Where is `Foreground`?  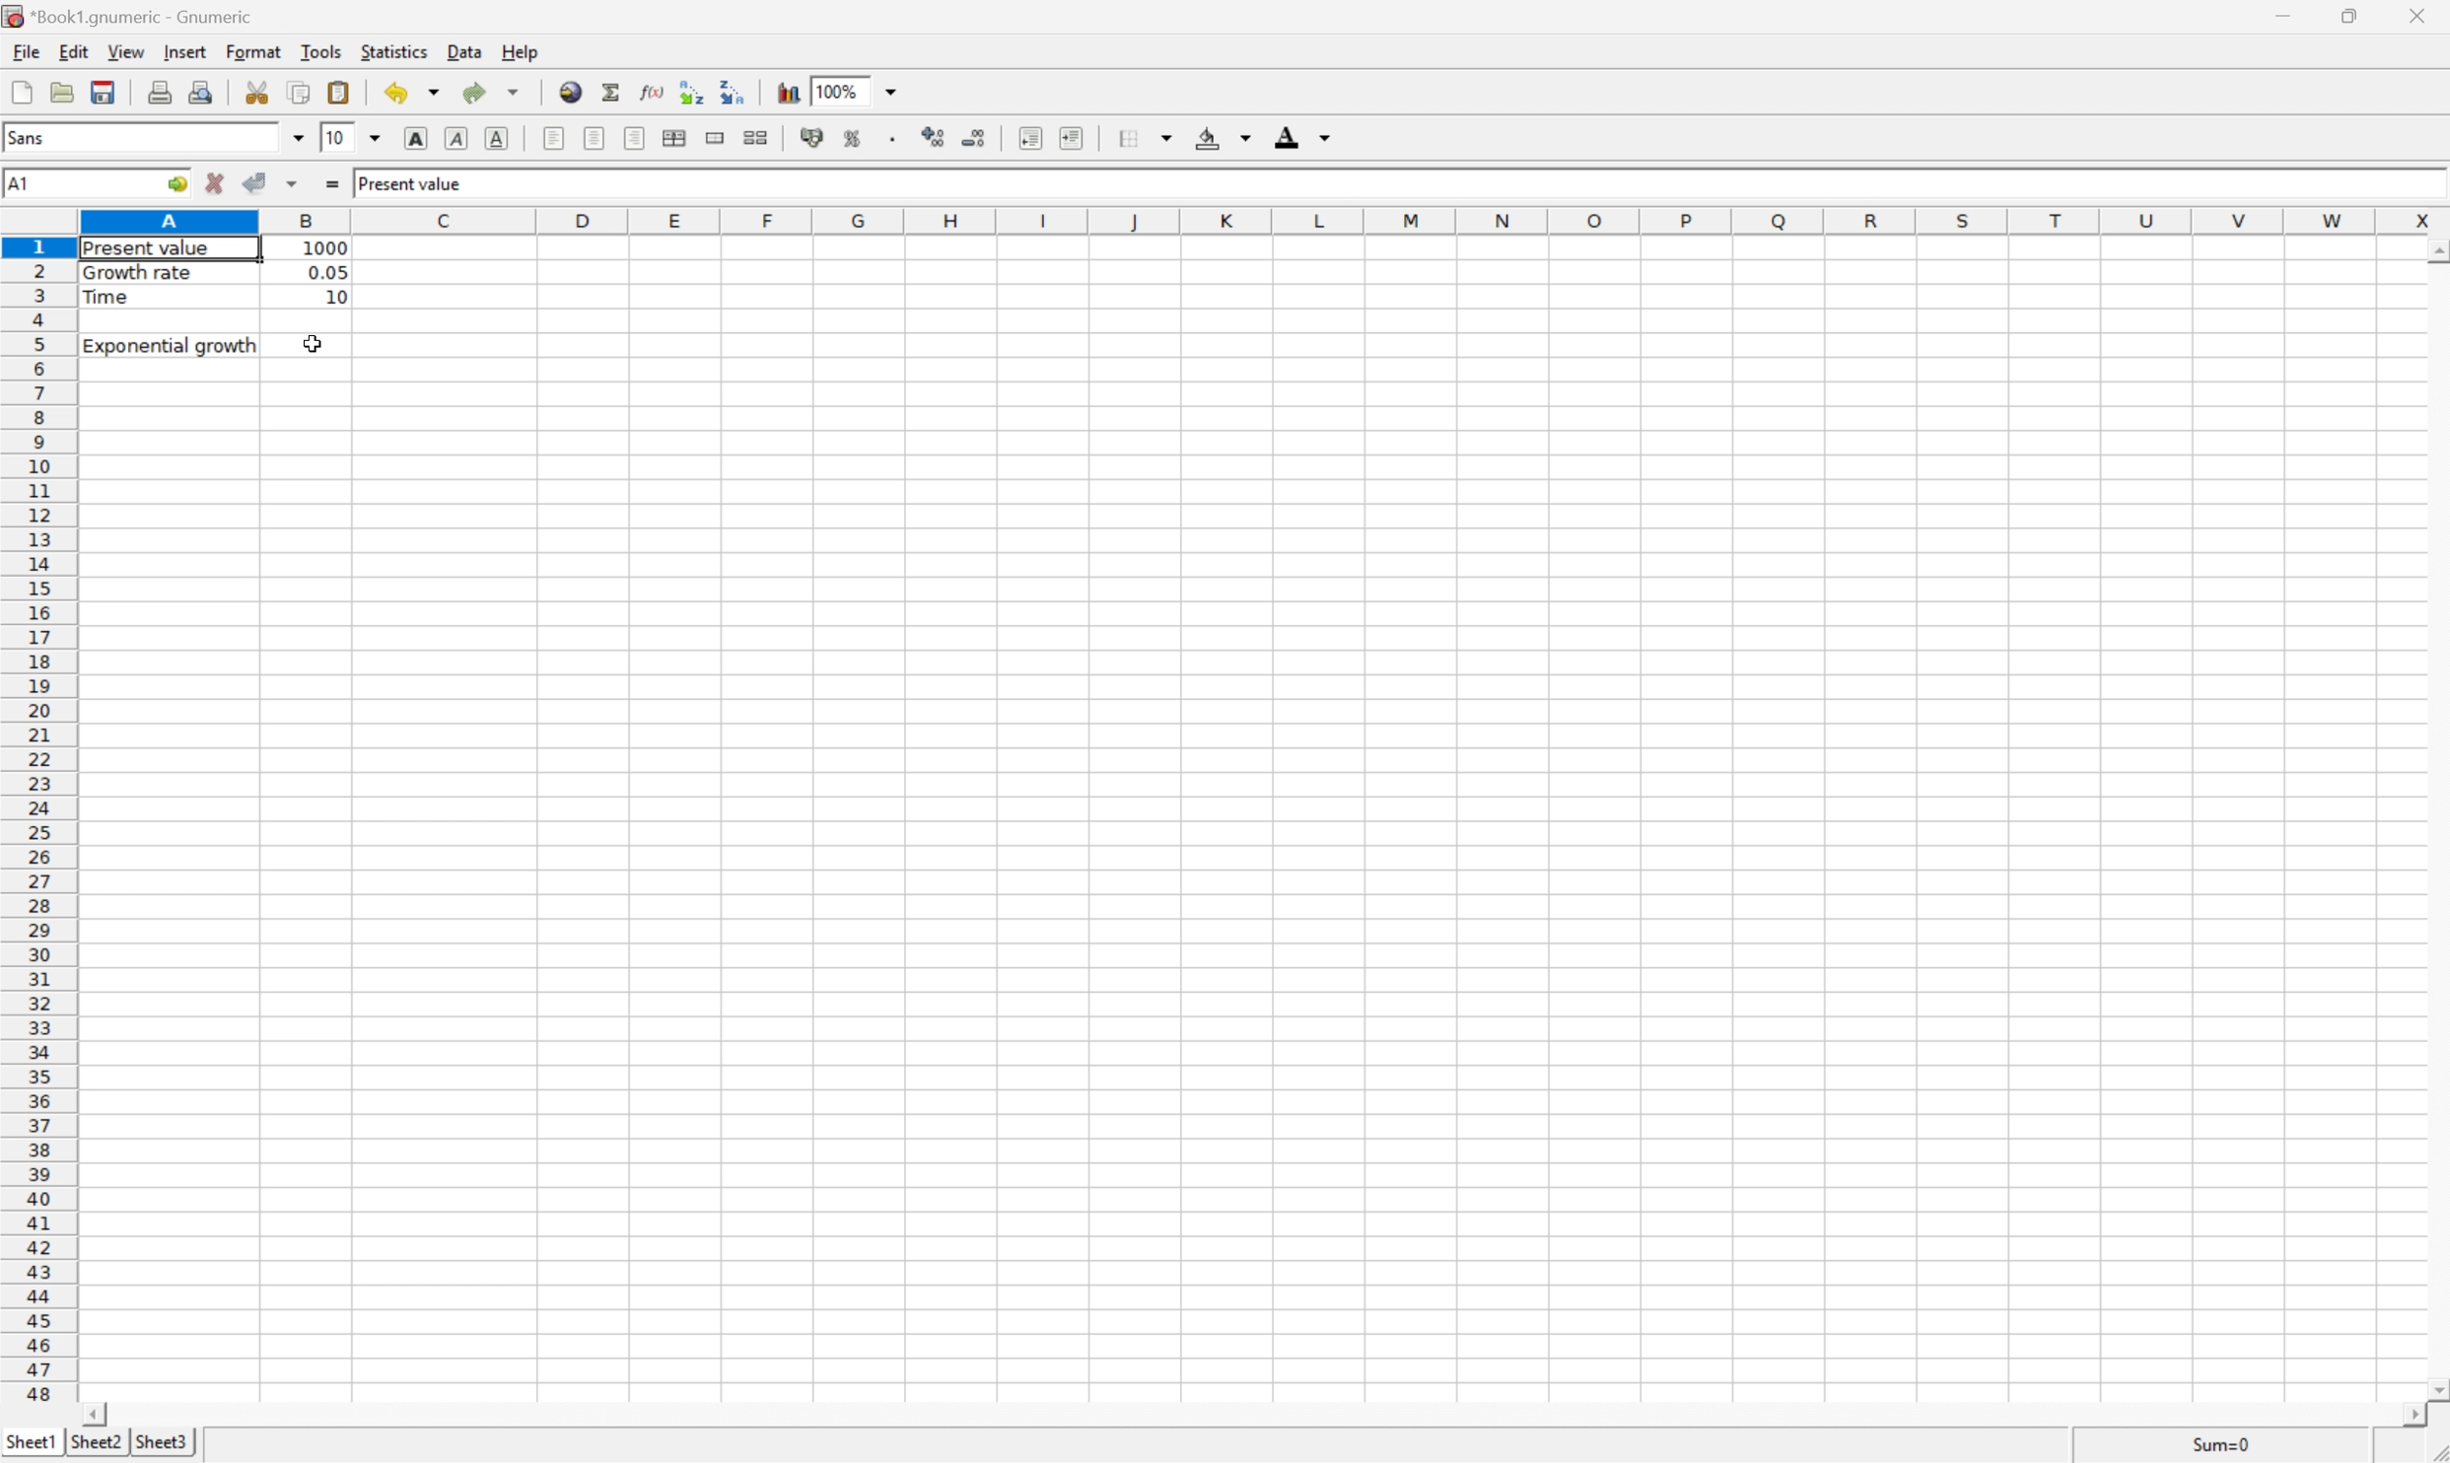 Foreground is located at coordinates (1300, 136).